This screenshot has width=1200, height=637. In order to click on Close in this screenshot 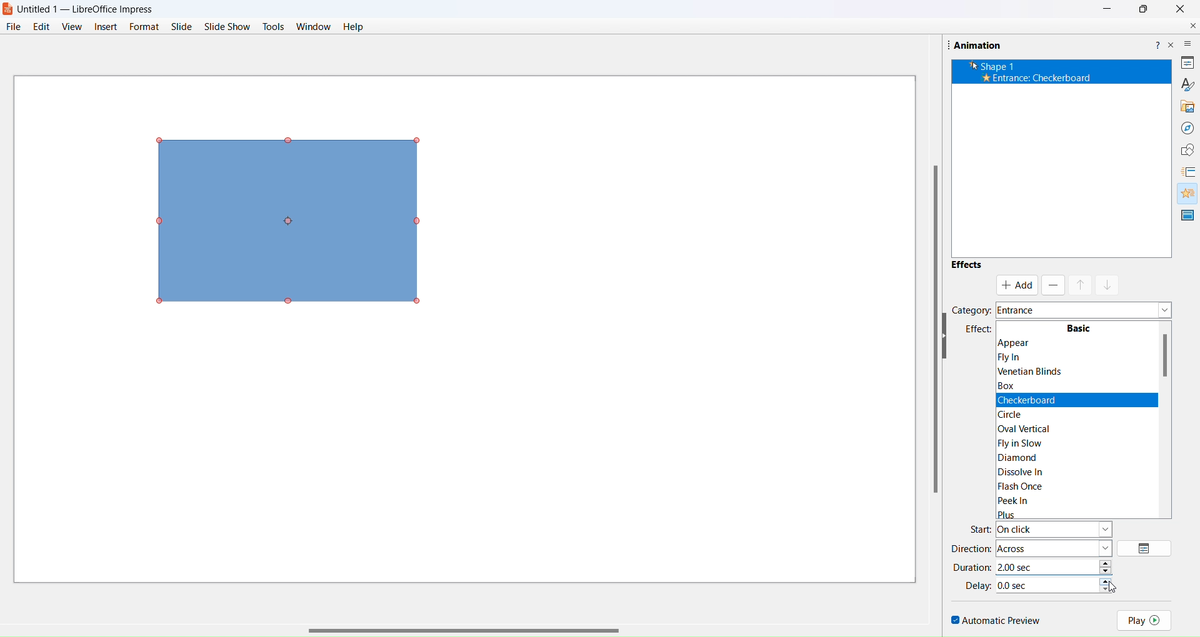, I will do `click(1184, 11)`.